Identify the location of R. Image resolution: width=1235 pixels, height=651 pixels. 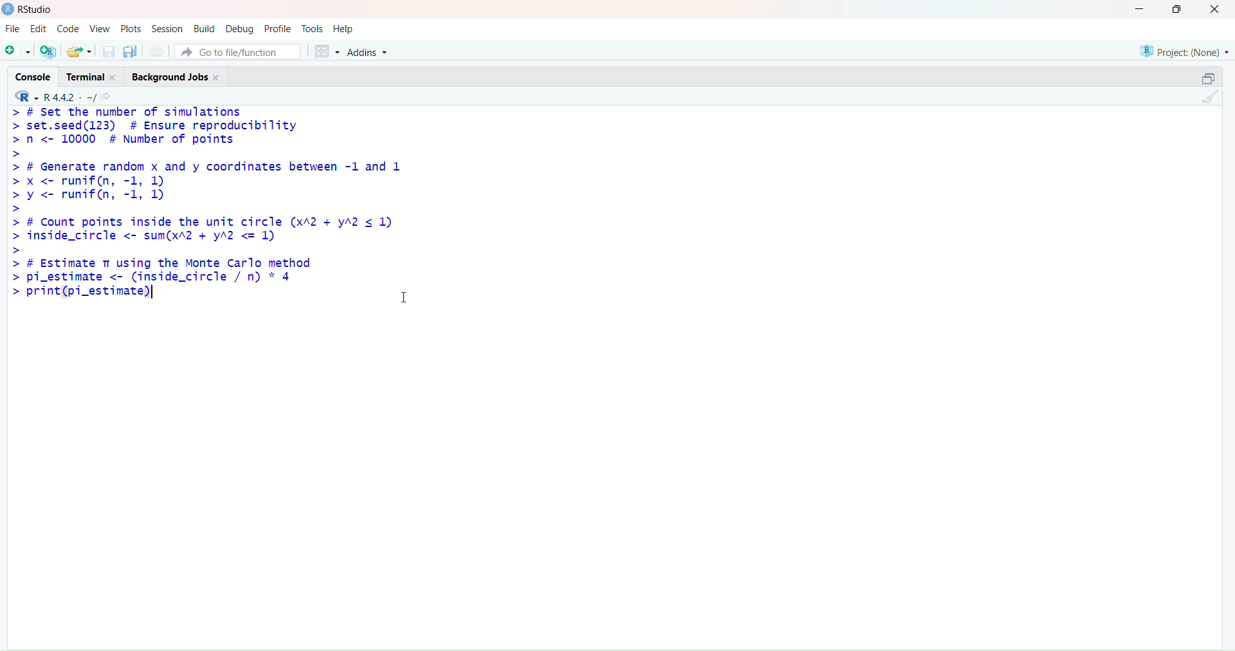
(26, 95).